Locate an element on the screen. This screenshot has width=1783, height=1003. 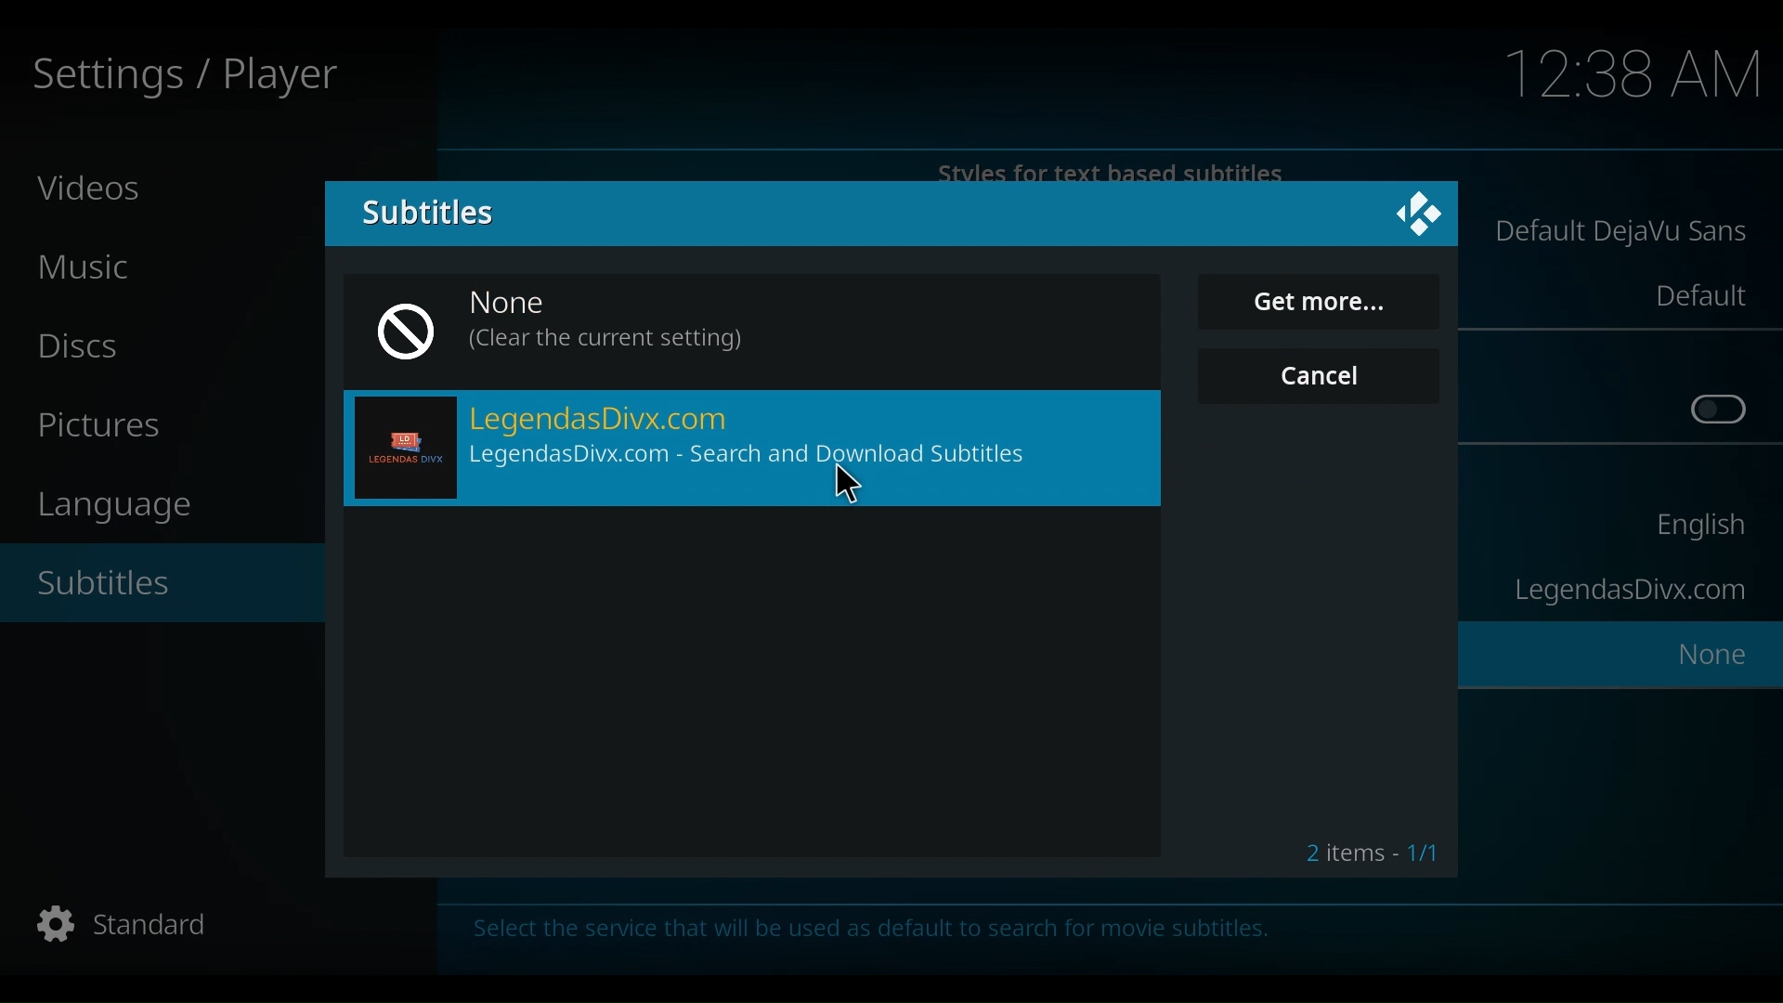
block is located at coordinates (405, 327).